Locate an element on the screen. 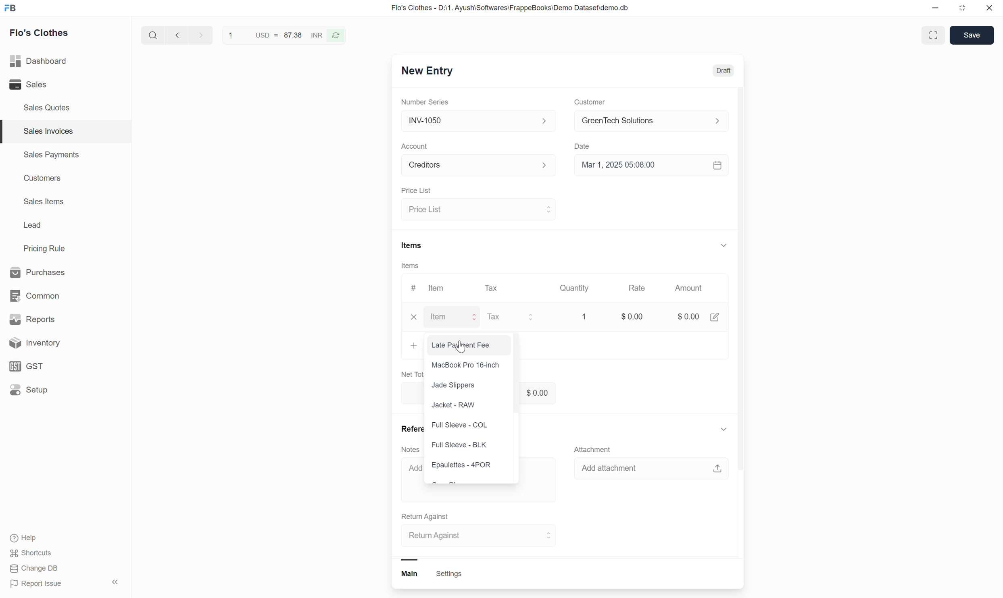 This screenshot has width=1003, height=598. Number Series is located at coordinates (426, 103).